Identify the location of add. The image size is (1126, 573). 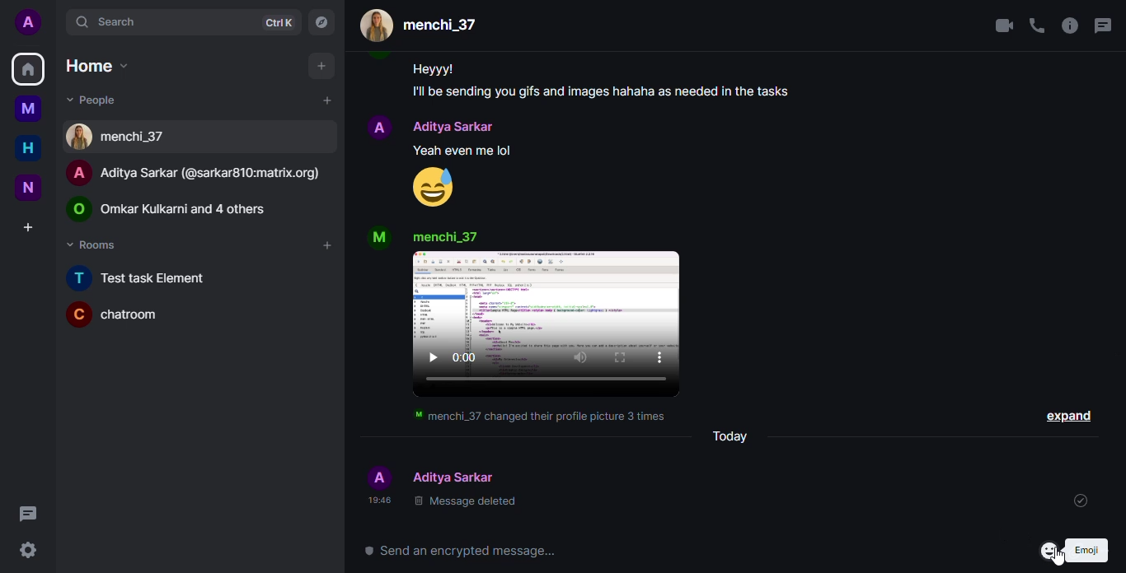
(317, 66).